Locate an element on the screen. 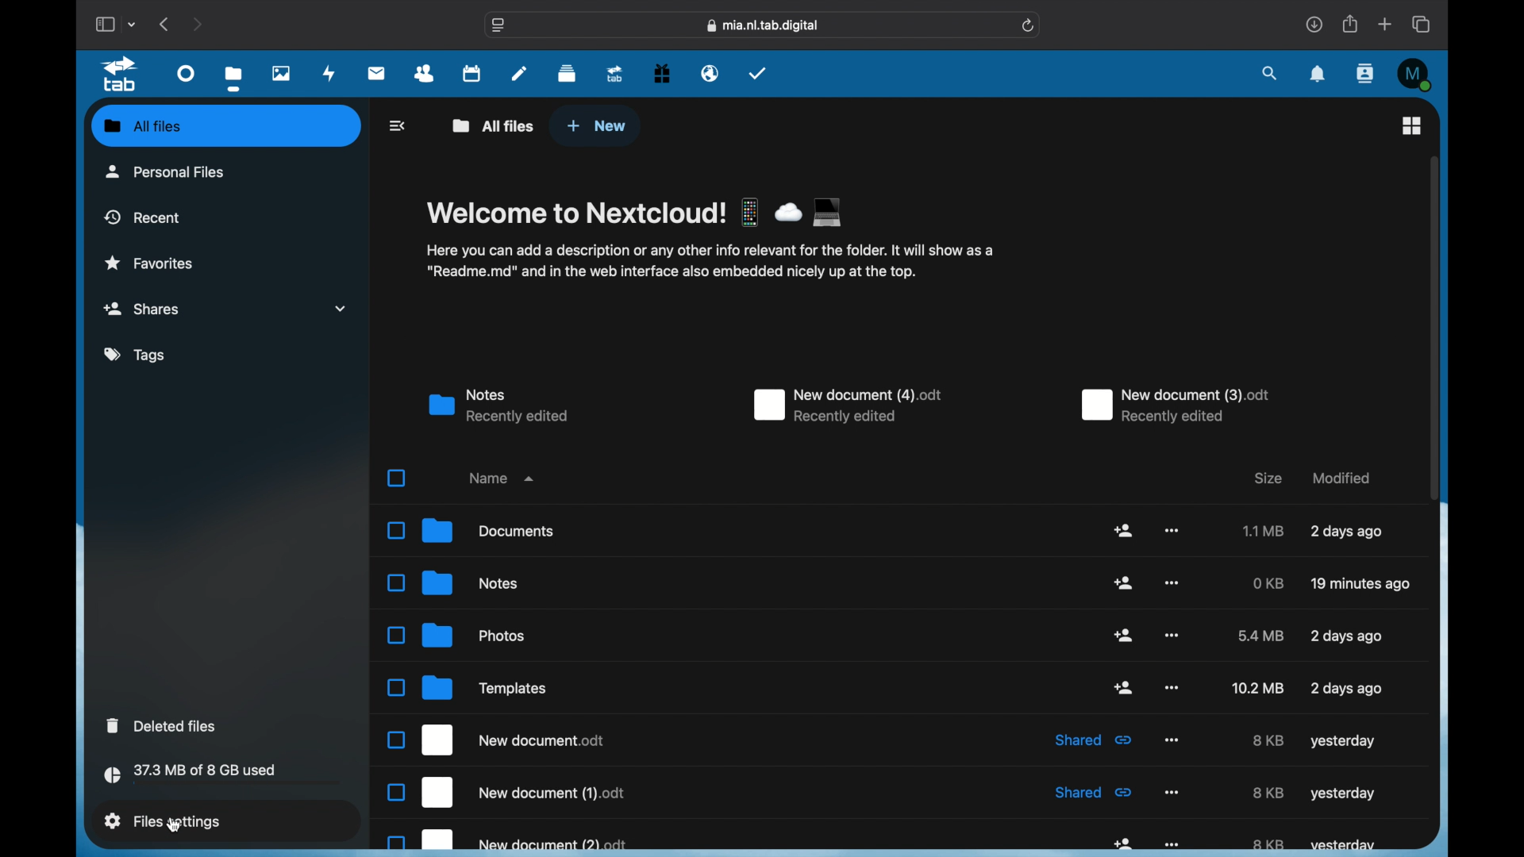  web address is located at coordinates (499, 26).